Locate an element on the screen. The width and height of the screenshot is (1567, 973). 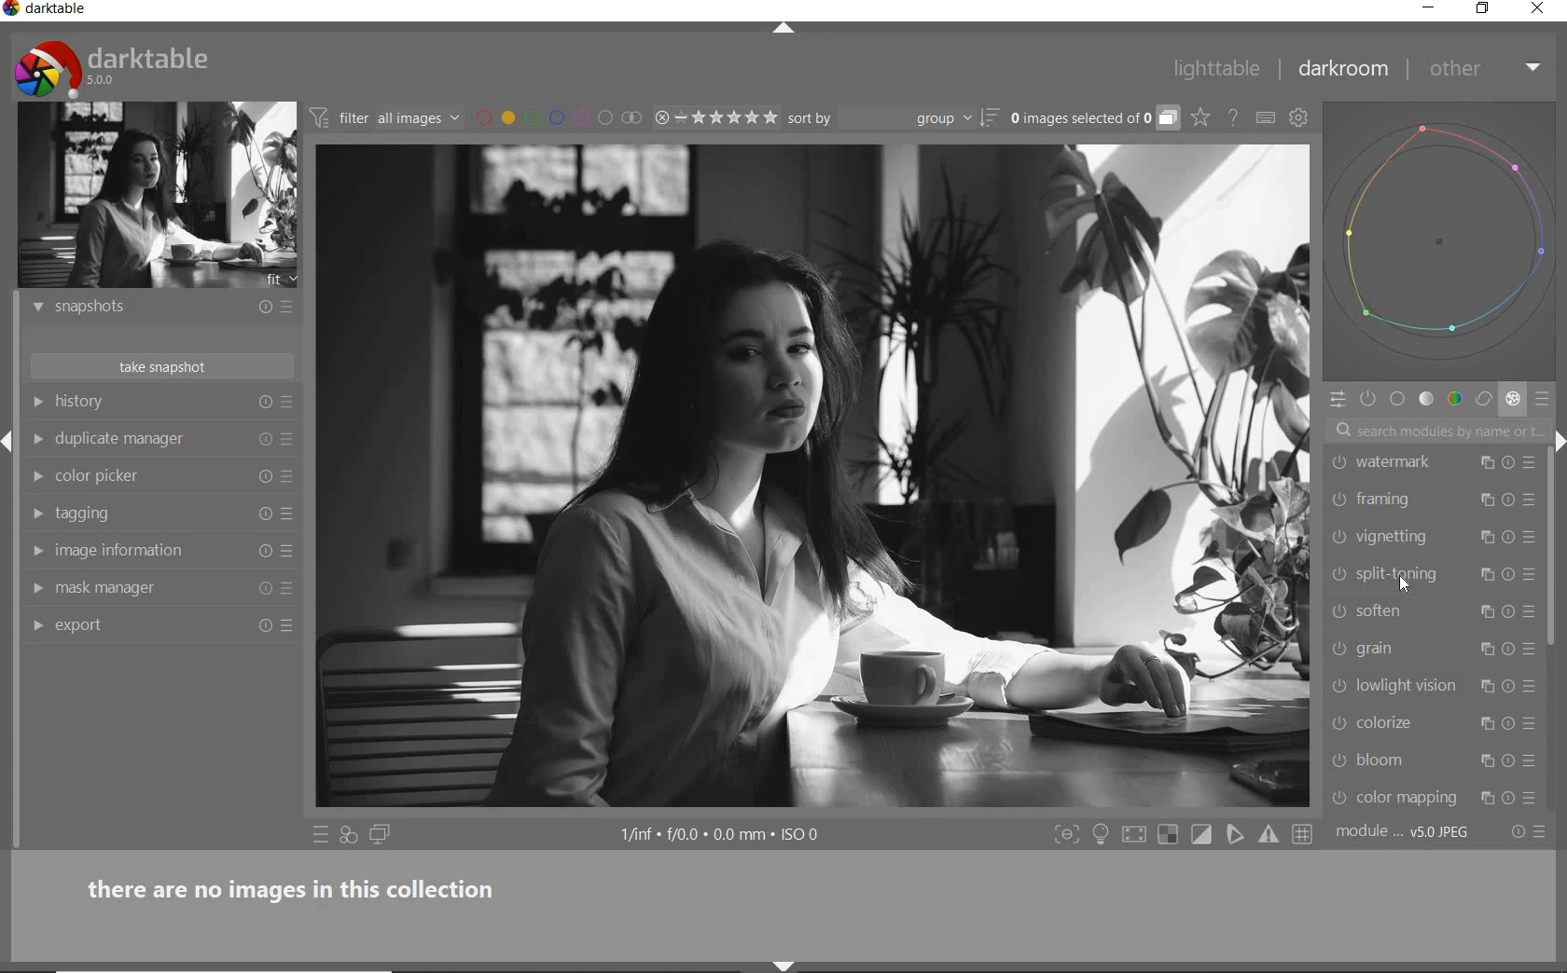
'framing' is switched off is located at coordinates (1338, 500).